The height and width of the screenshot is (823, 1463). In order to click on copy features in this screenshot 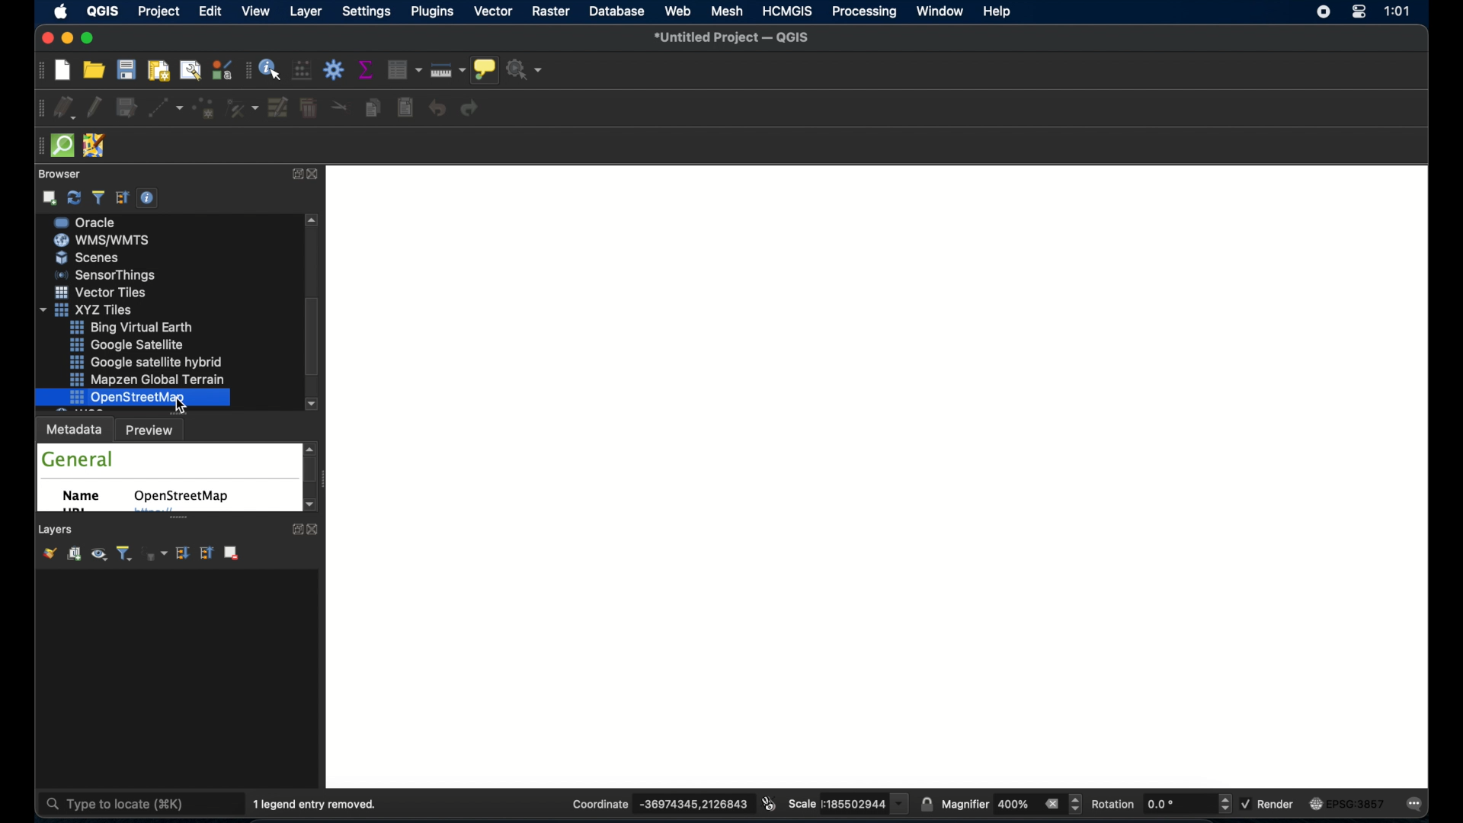, I will do `click(371, 108)`.